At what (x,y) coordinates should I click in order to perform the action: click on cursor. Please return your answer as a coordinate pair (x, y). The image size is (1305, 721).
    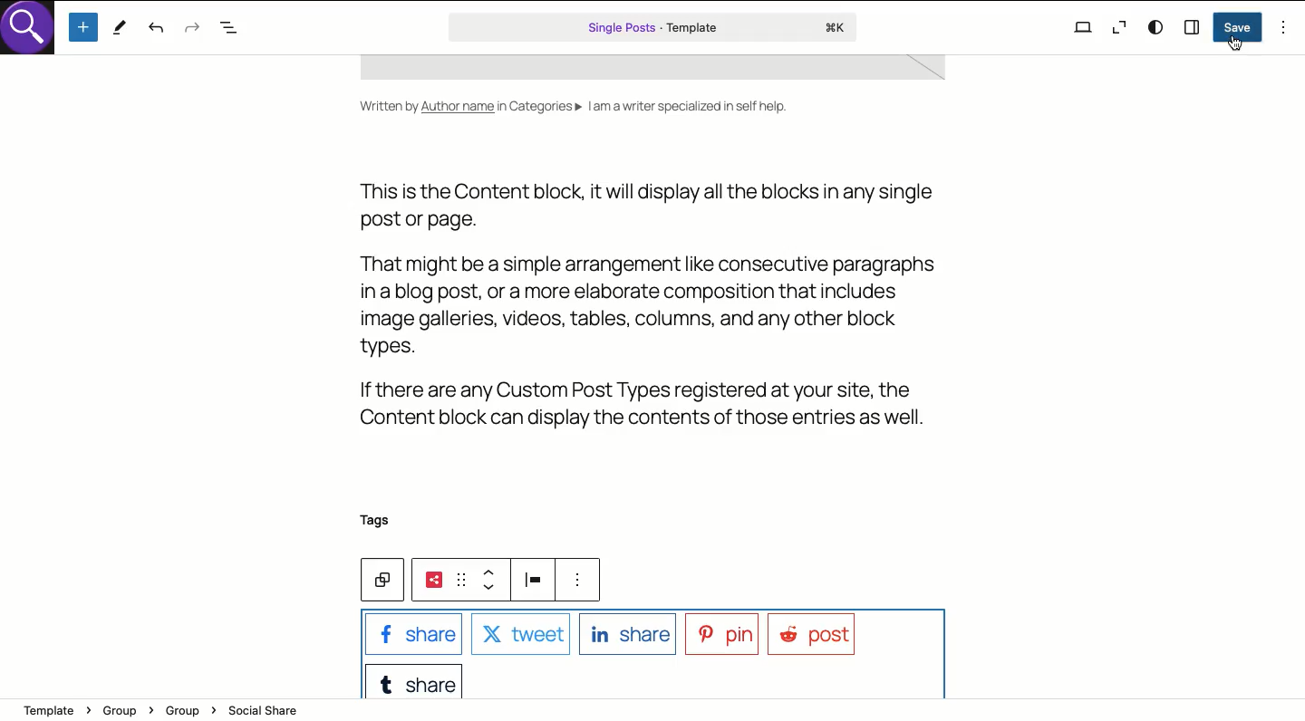
    Looking at the image, I should click on (1239, 44).